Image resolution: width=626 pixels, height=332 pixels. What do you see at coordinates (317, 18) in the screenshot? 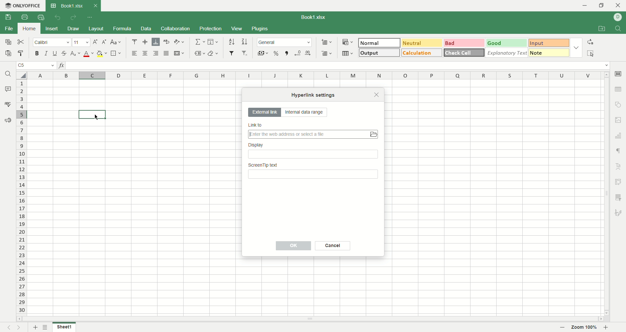
I see `Book1.xslx` at bounding box center [317, 18].